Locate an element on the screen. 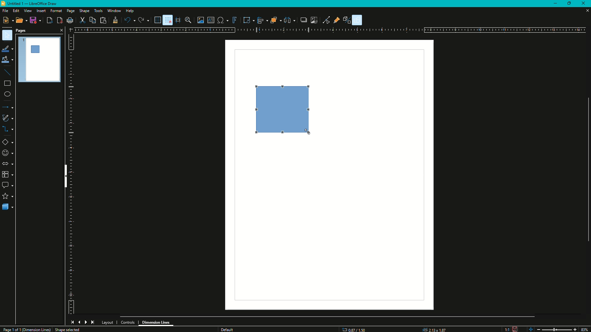  Redo is located at coordinates (143, 20).